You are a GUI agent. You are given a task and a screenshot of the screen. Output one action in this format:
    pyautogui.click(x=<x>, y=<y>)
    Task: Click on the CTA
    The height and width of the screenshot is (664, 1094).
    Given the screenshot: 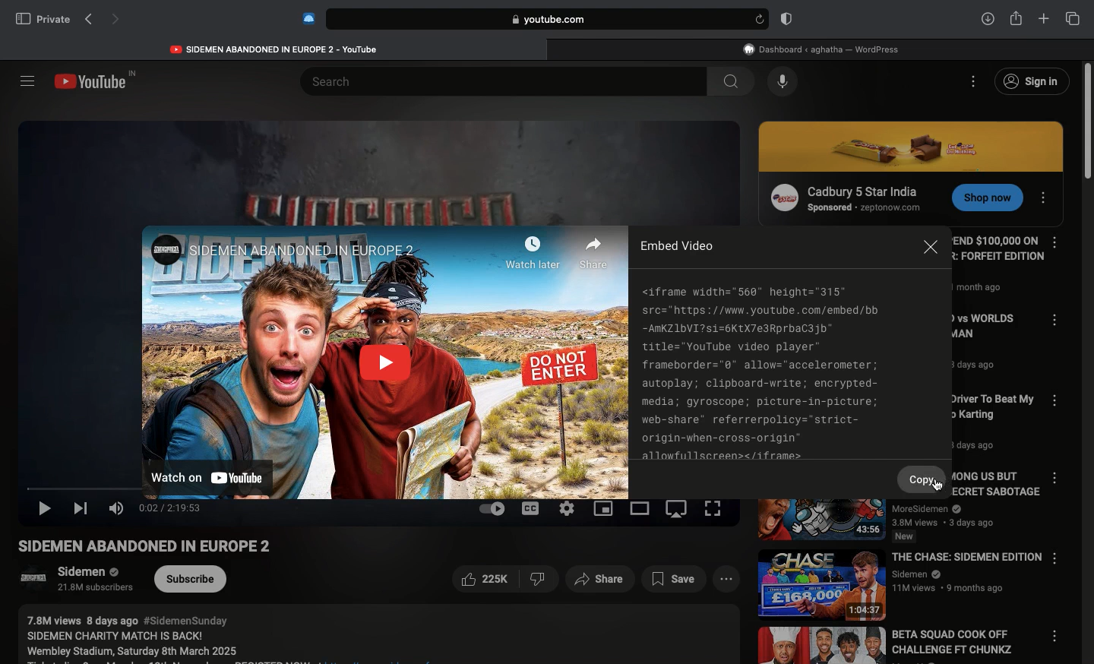 What is the action you would take?
    pyautogui.click(x=982, y=200)
    